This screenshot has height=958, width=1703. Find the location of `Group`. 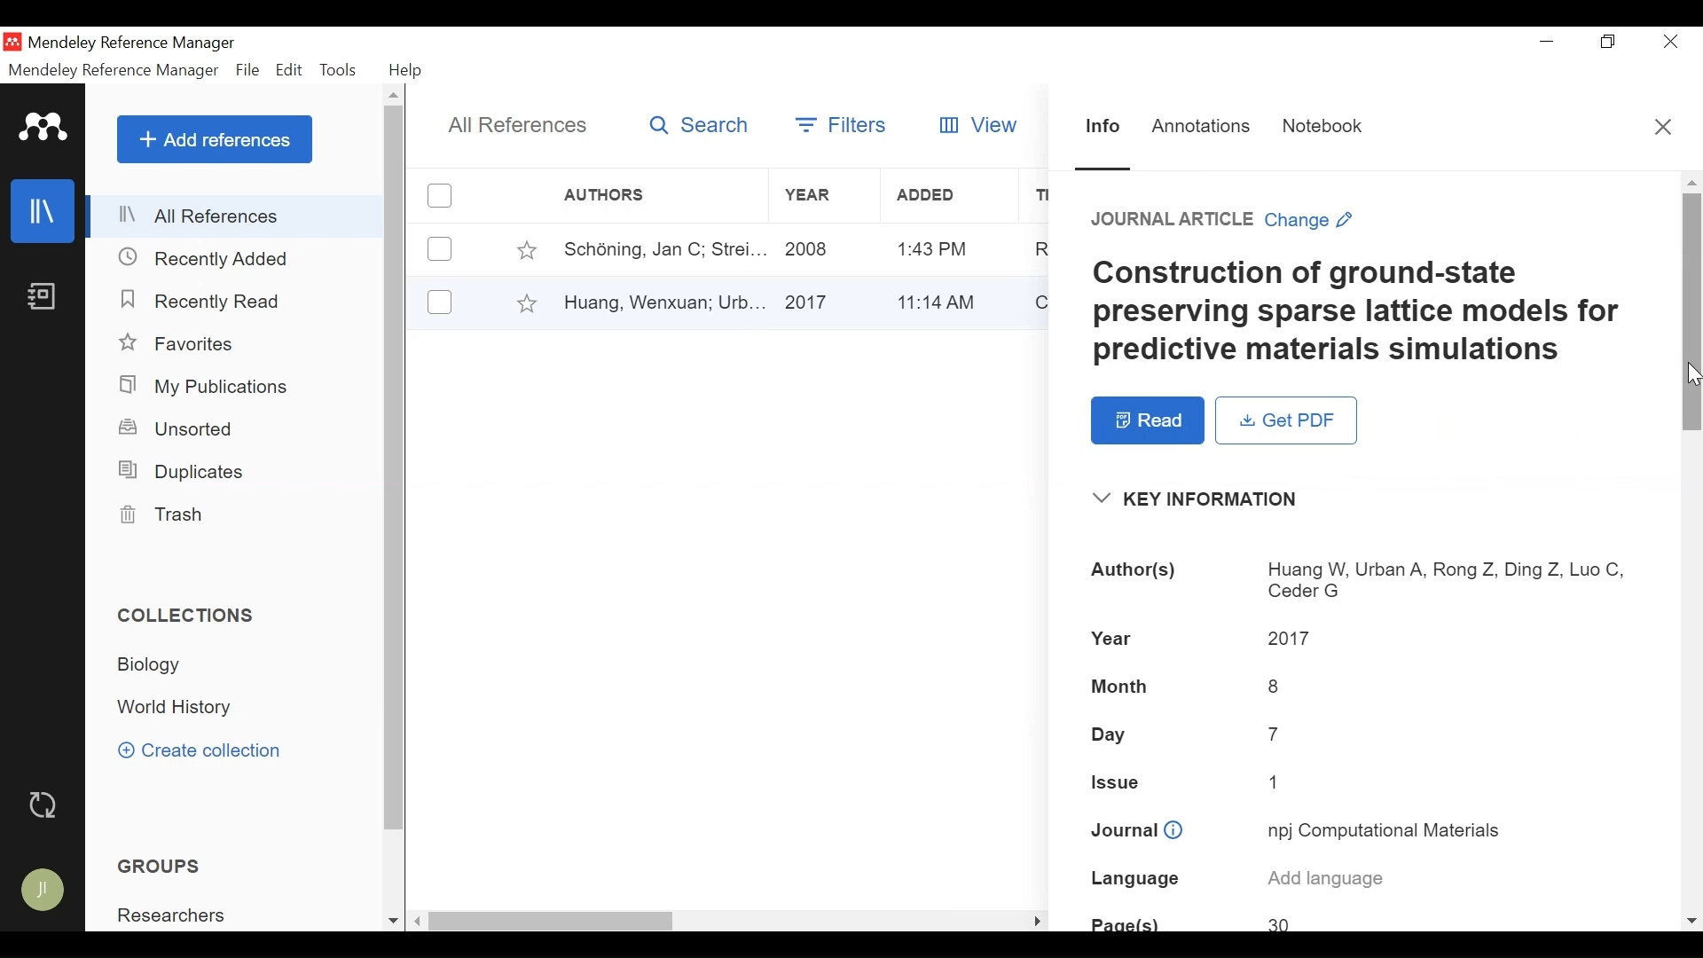

Group is located at coordinates (178, 915).